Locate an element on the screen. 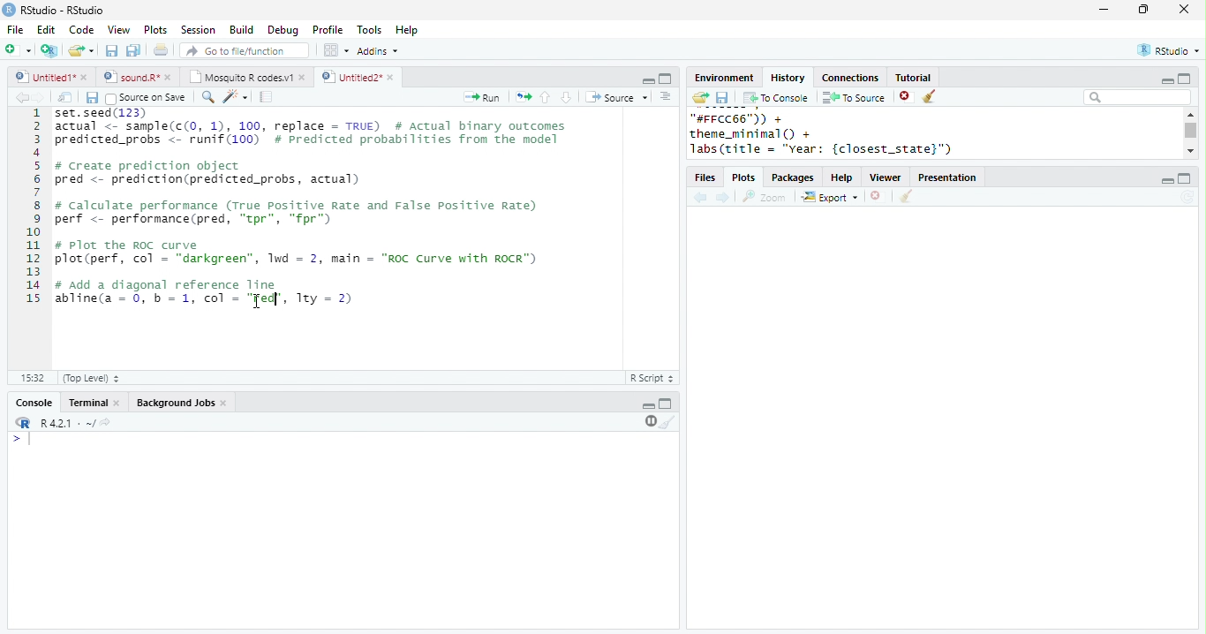 The width and height of the screenshot is (1206, 634). File is located at coordinates (15, 30).